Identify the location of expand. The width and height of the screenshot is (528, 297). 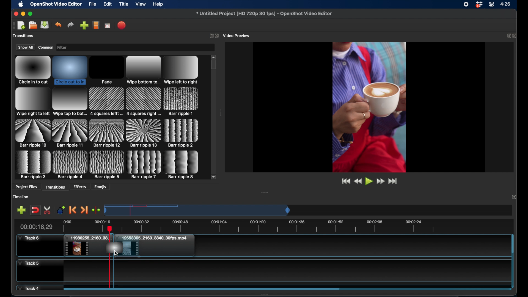
(514, 197).